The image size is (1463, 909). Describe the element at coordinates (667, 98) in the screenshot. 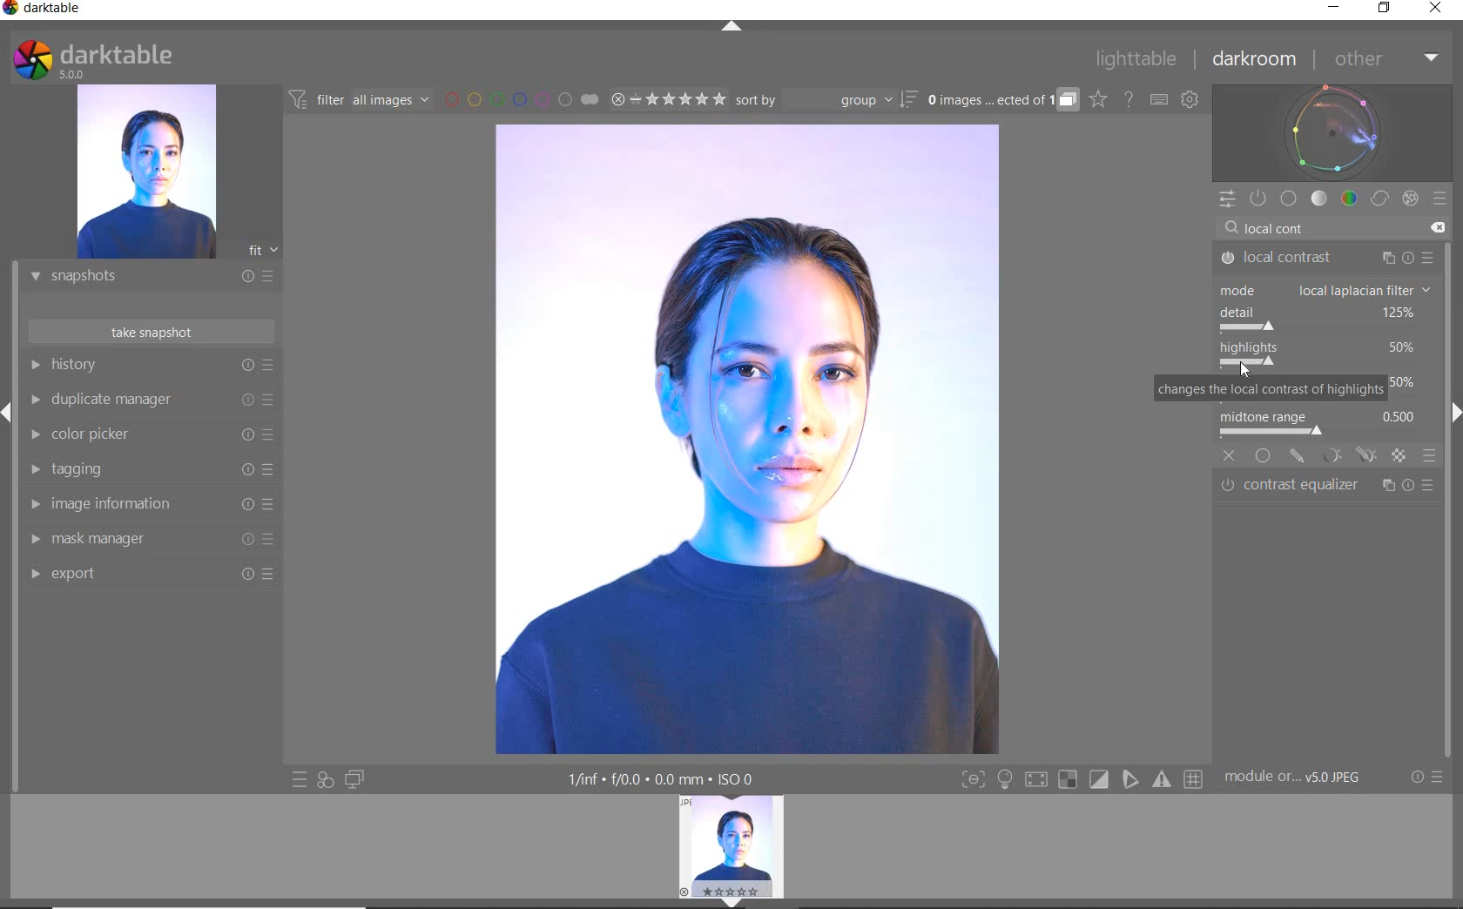

I see `RANGE RATING OF SELECTED IMAGES` at that location.